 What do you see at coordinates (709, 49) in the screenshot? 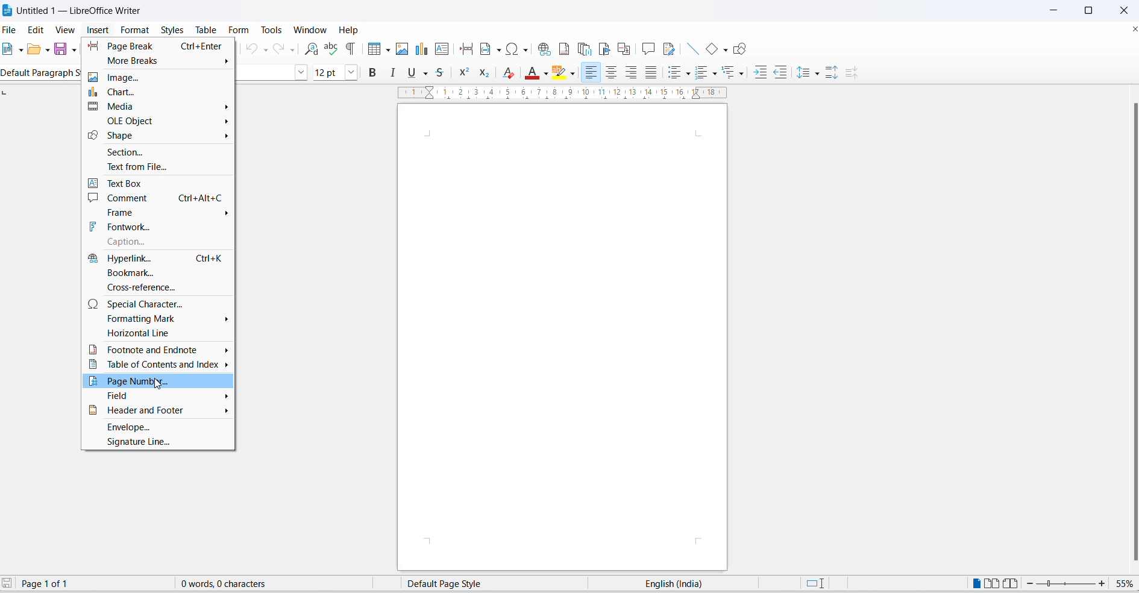
I see `basic shapes` at bounding box center [709, 49].